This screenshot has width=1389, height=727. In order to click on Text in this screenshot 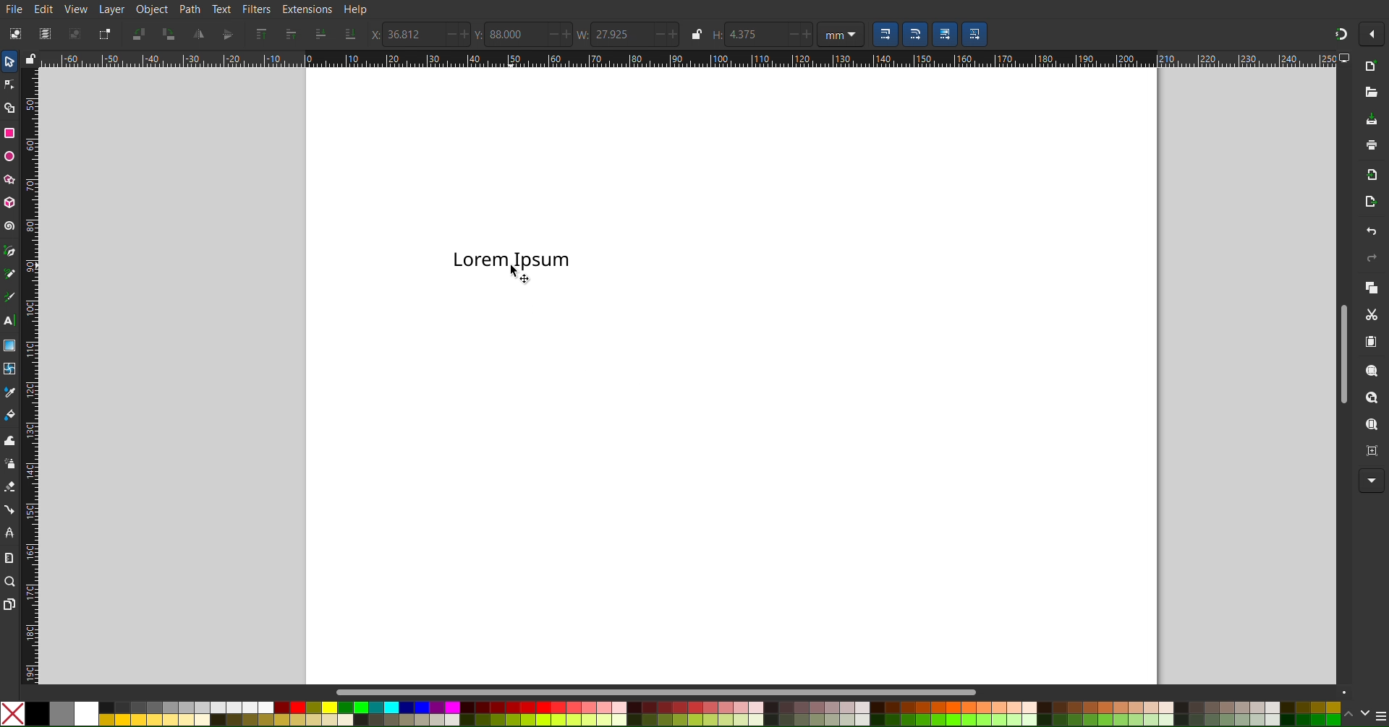, I will do `click(511, 259)`.